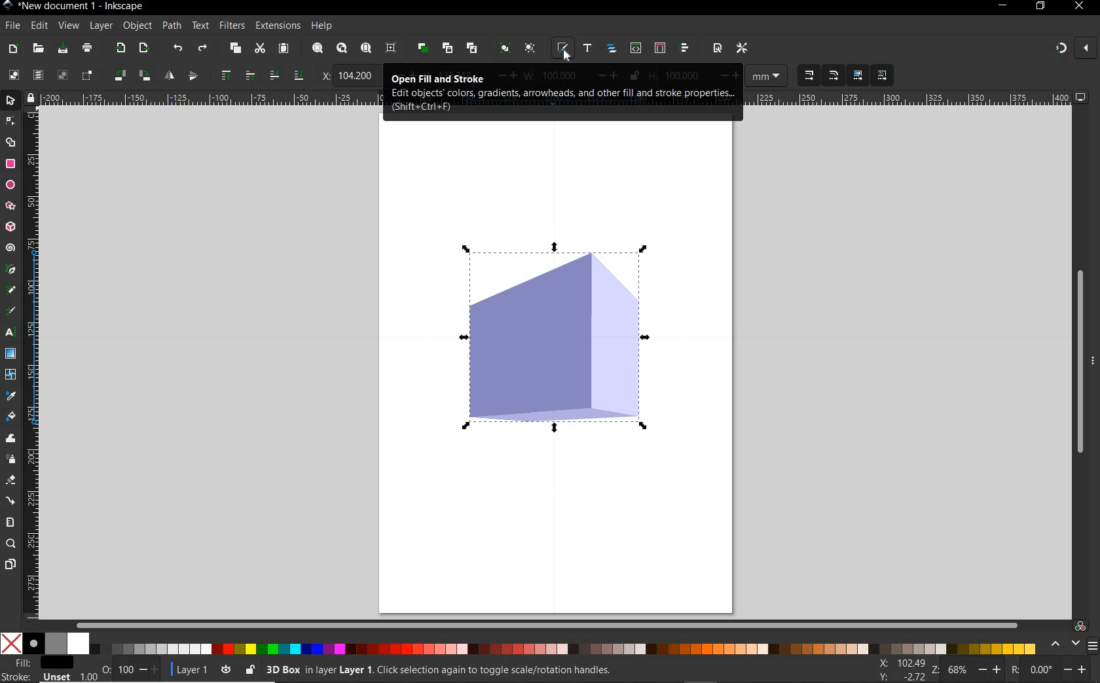  Describe the element at coordinates (473, 49) in the screenshot. I see `UNLINK CODE` at that location.